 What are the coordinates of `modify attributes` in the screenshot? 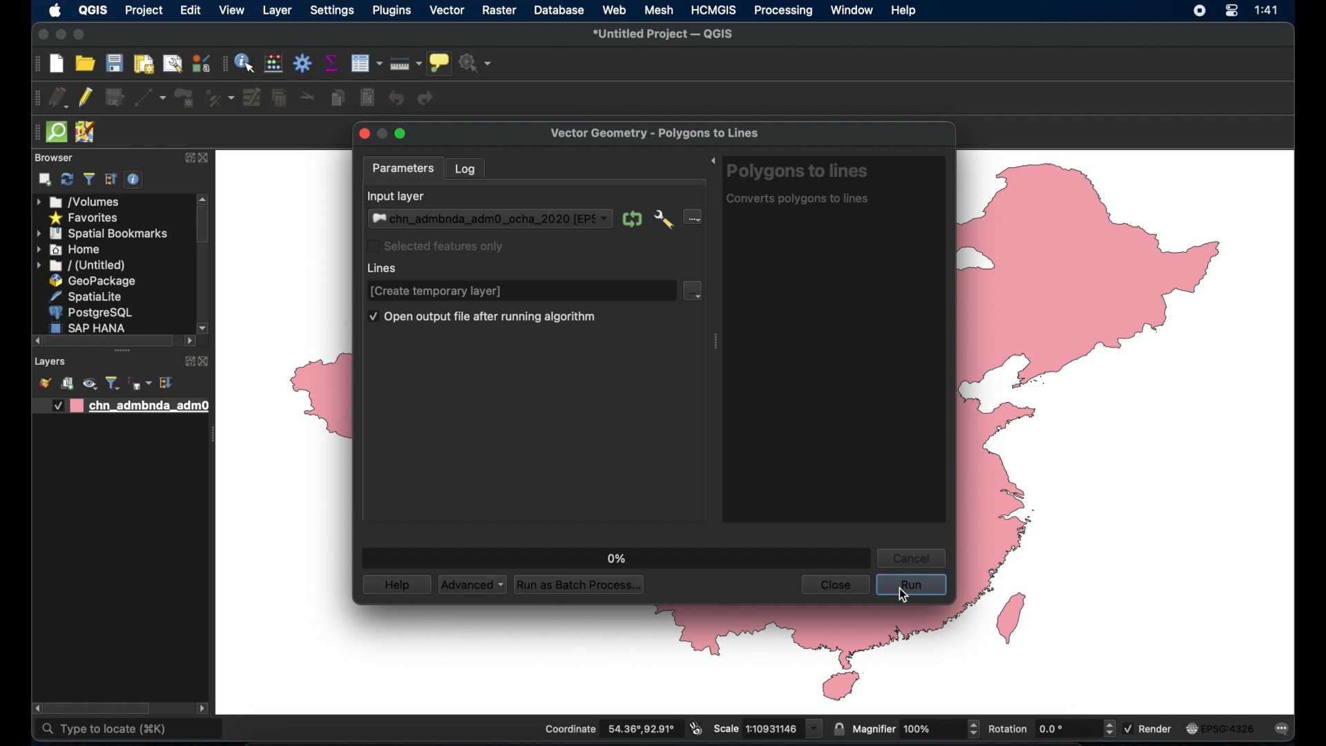 It's located at (365, 63).